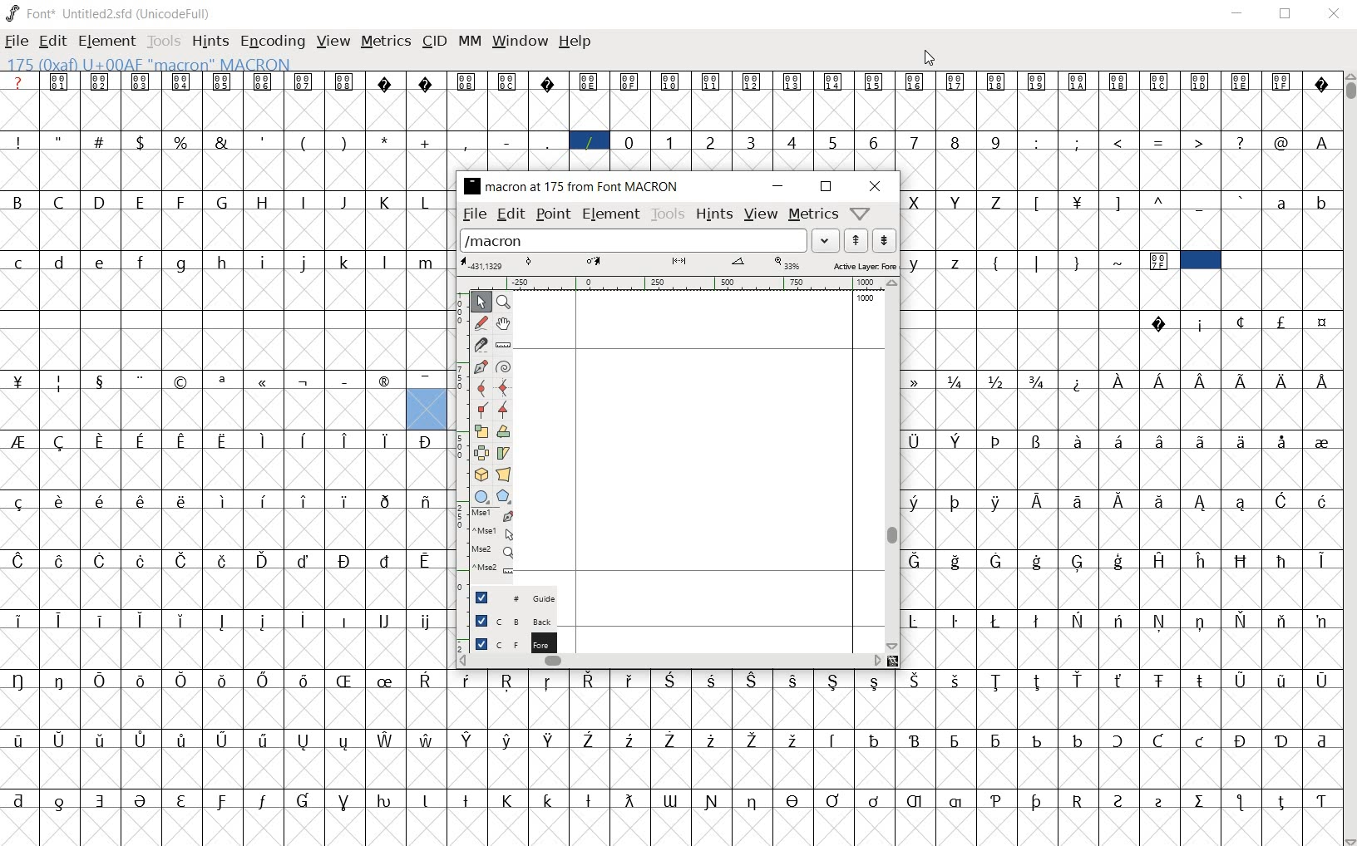 The width and height of the screenshot is (1357, 846). I want to click on Symbol, so click(1320, 562).